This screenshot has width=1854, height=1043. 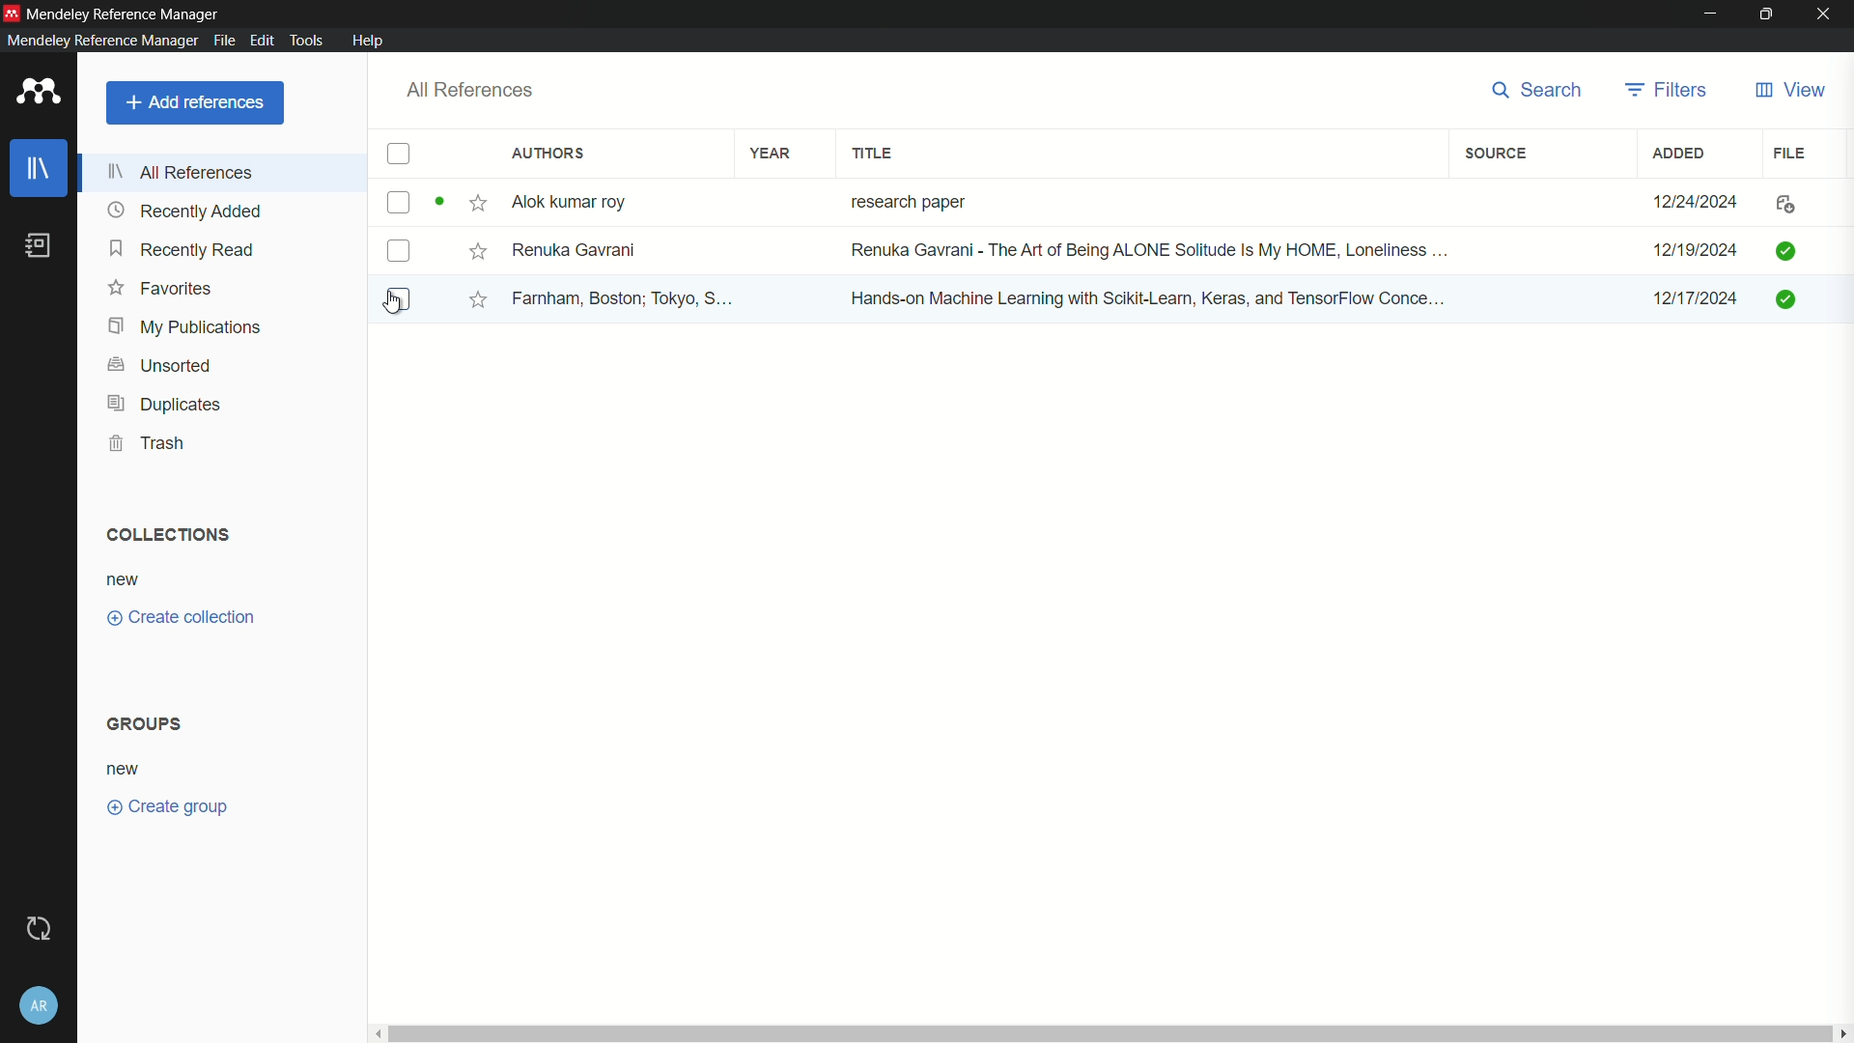 I want to click on cursor, so click(x=393, y=304).